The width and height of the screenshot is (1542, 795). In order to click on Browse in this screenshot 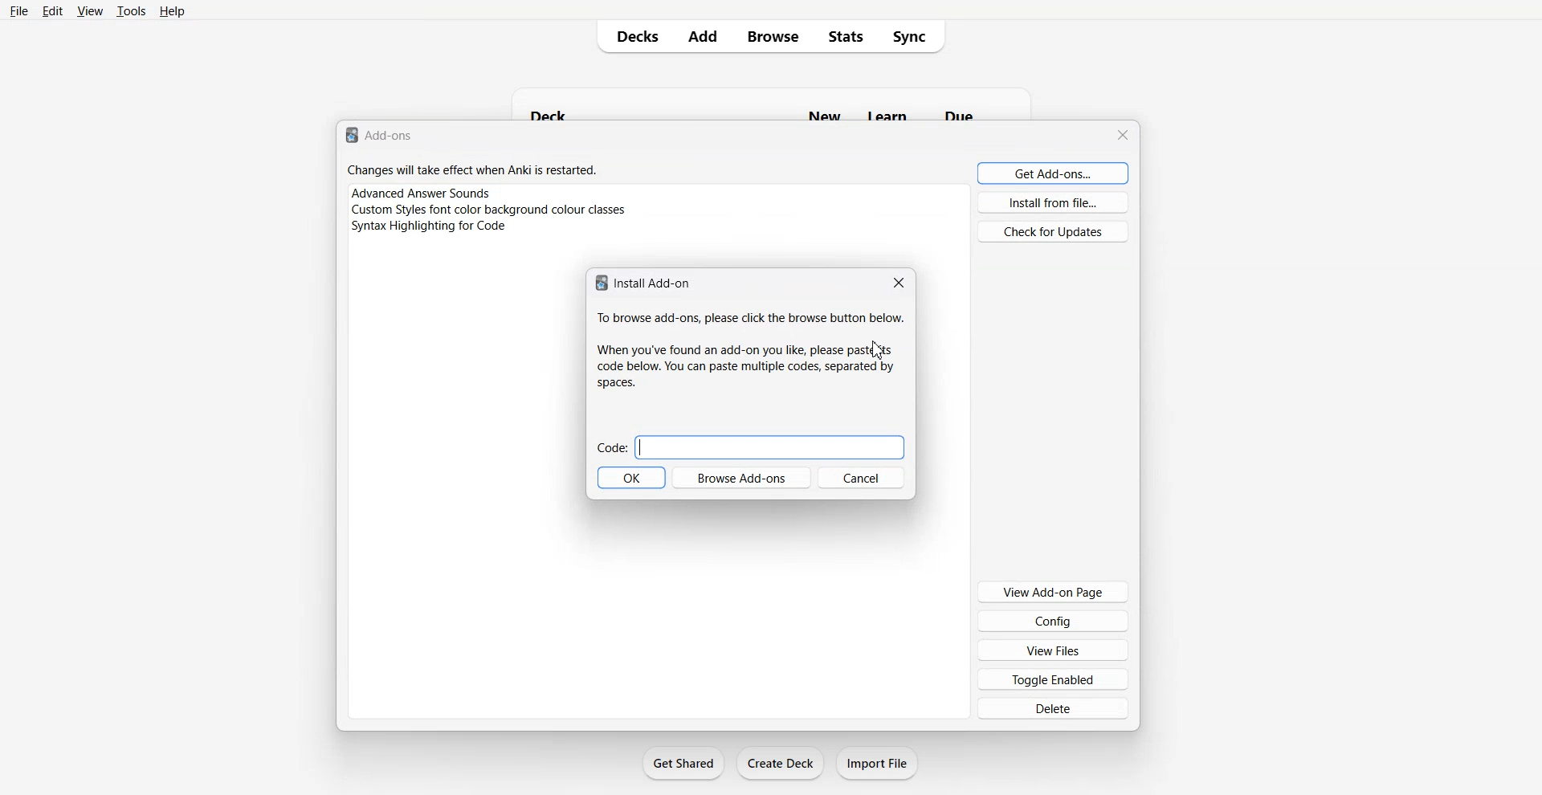, I will do `click(773, 36)`.